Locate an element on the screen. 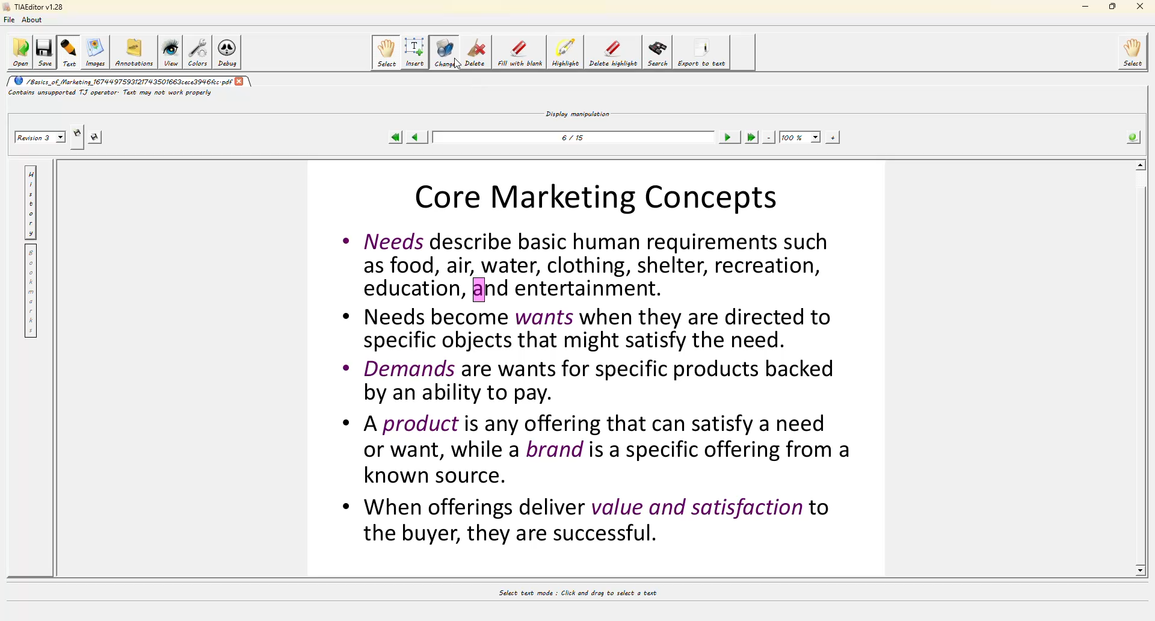 This screenshot has width=1155, height=621. select is located at coordinates (387, 52).